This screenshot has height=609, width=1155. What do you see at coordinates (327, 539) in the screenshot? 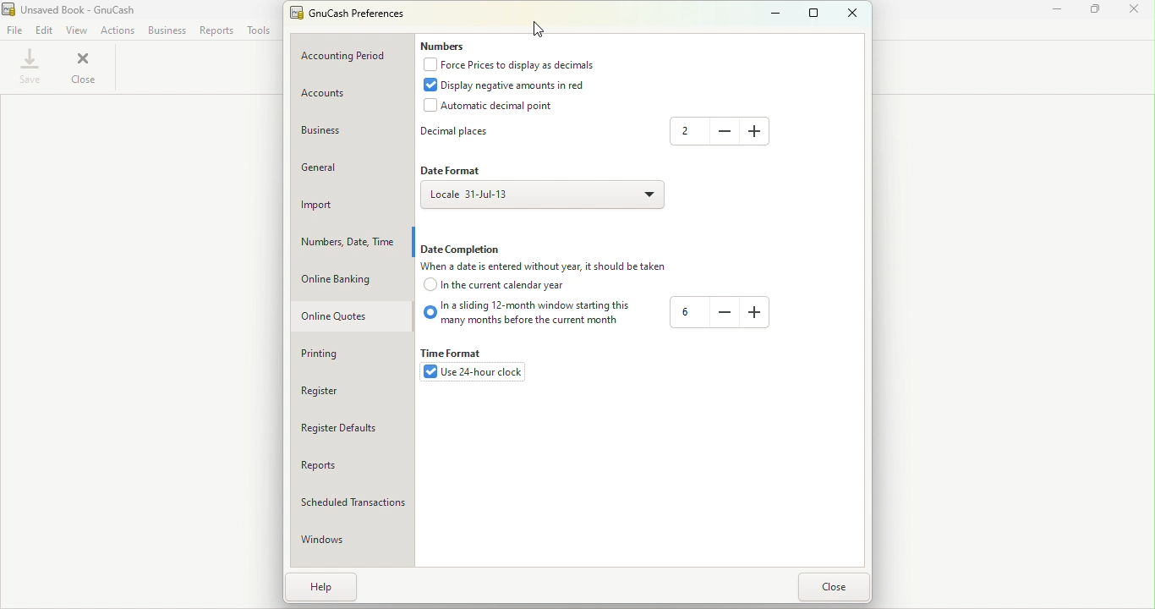
I see `Windows` at bounding box center [327, 539].